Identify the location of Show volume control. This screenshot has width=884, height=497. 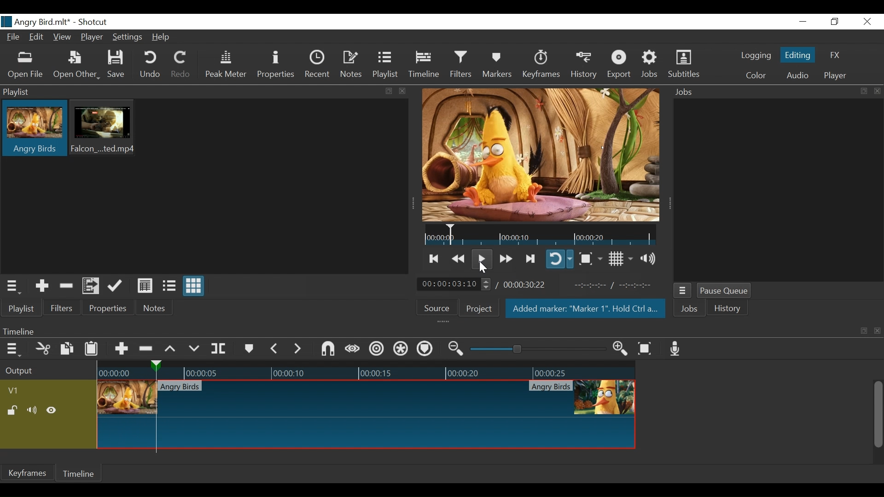
(650, 259).